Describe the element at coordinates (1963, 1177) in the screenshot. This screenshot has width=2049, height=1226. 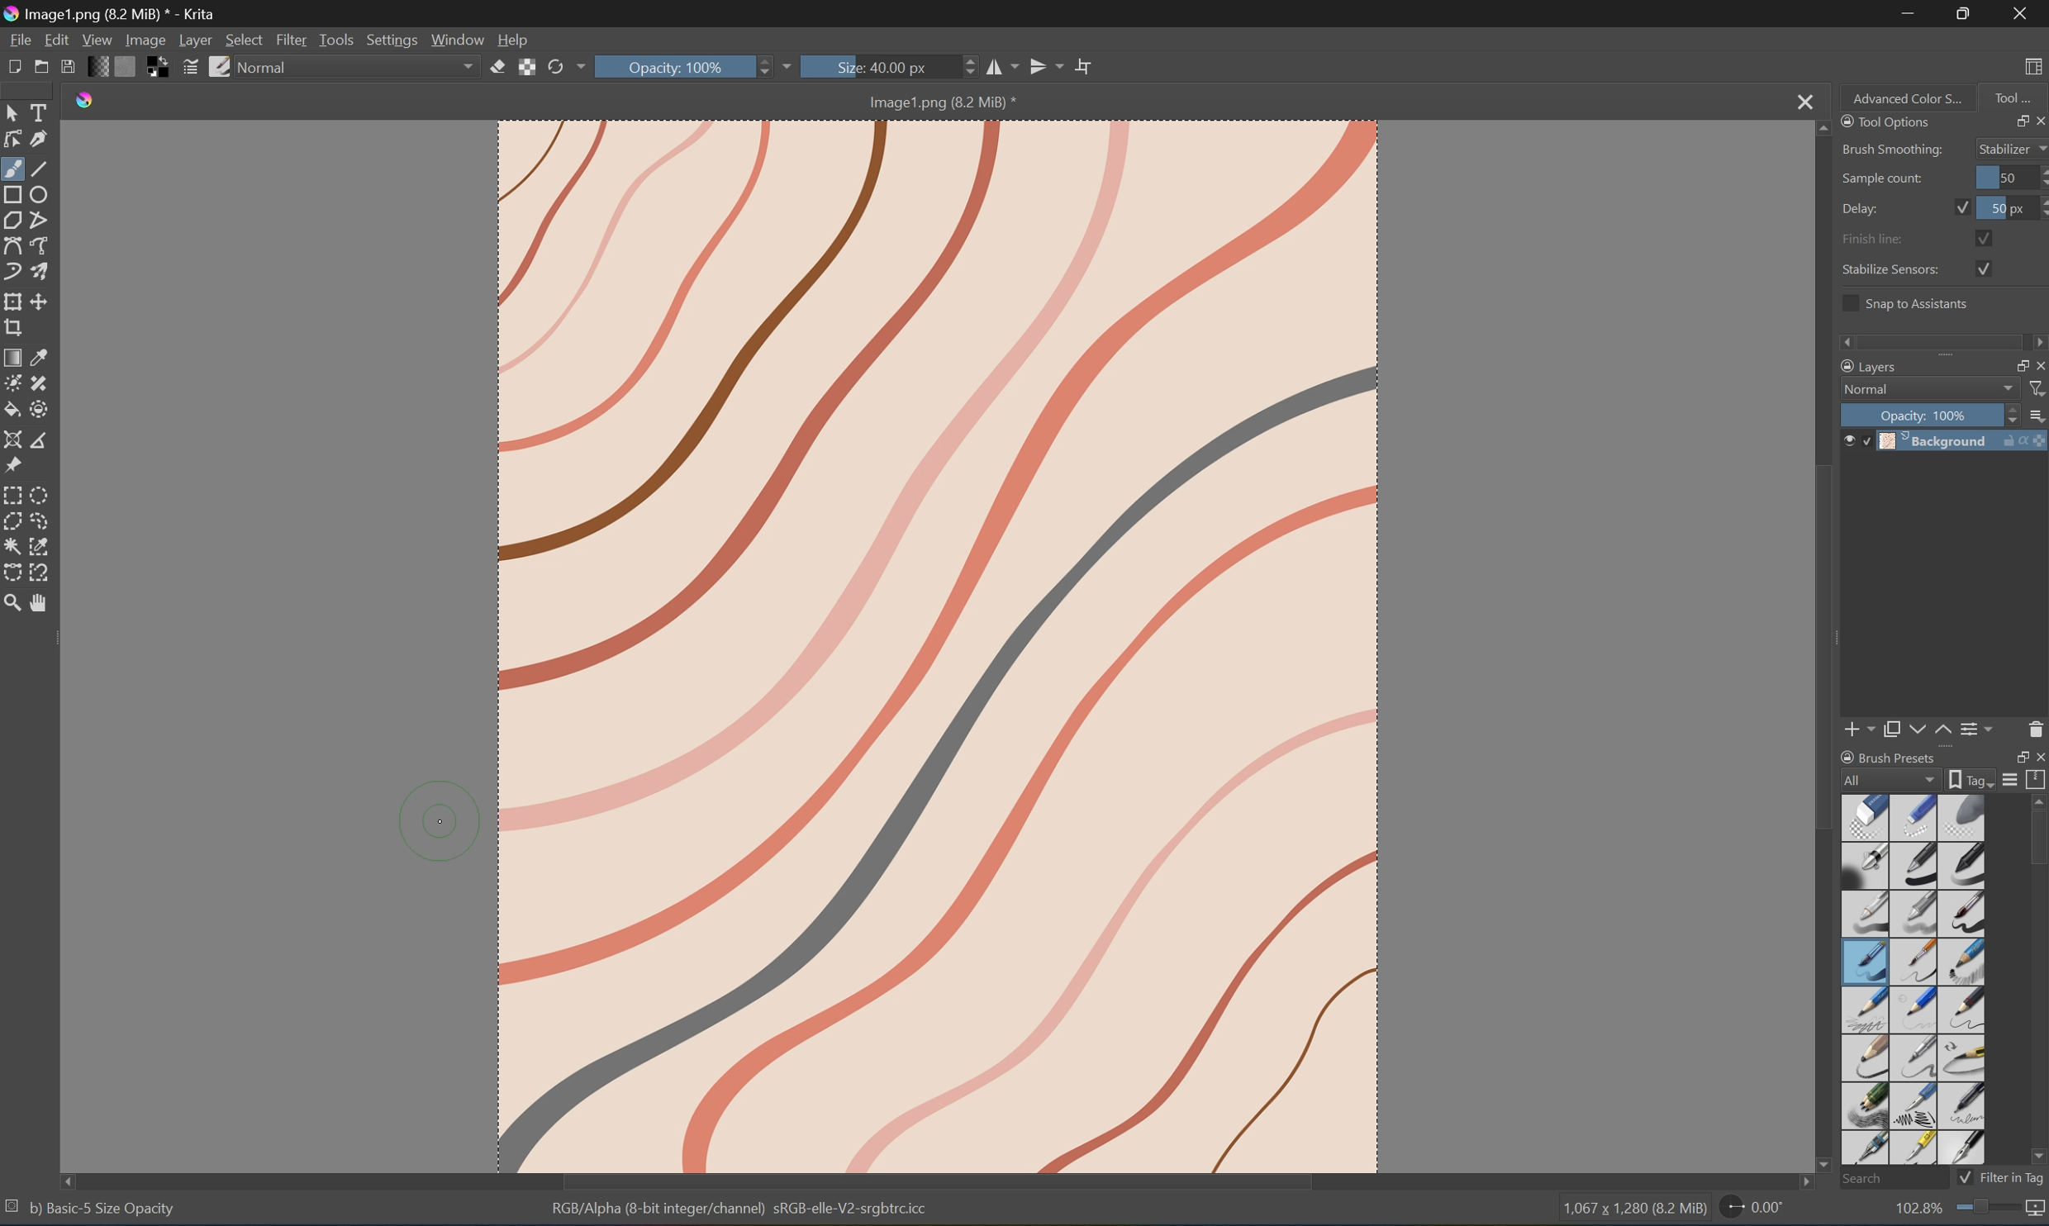
I see `Checkbox` at that location.